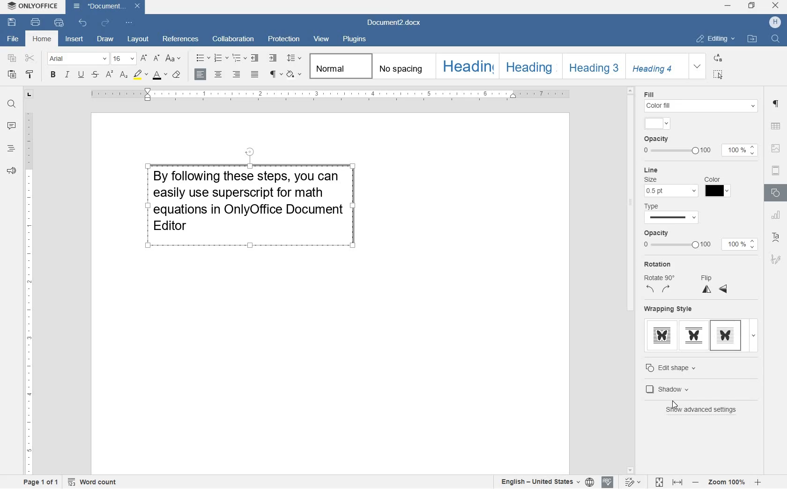 This screenshot has width=787, height=489. I want to click on copy, so click(12, 59).